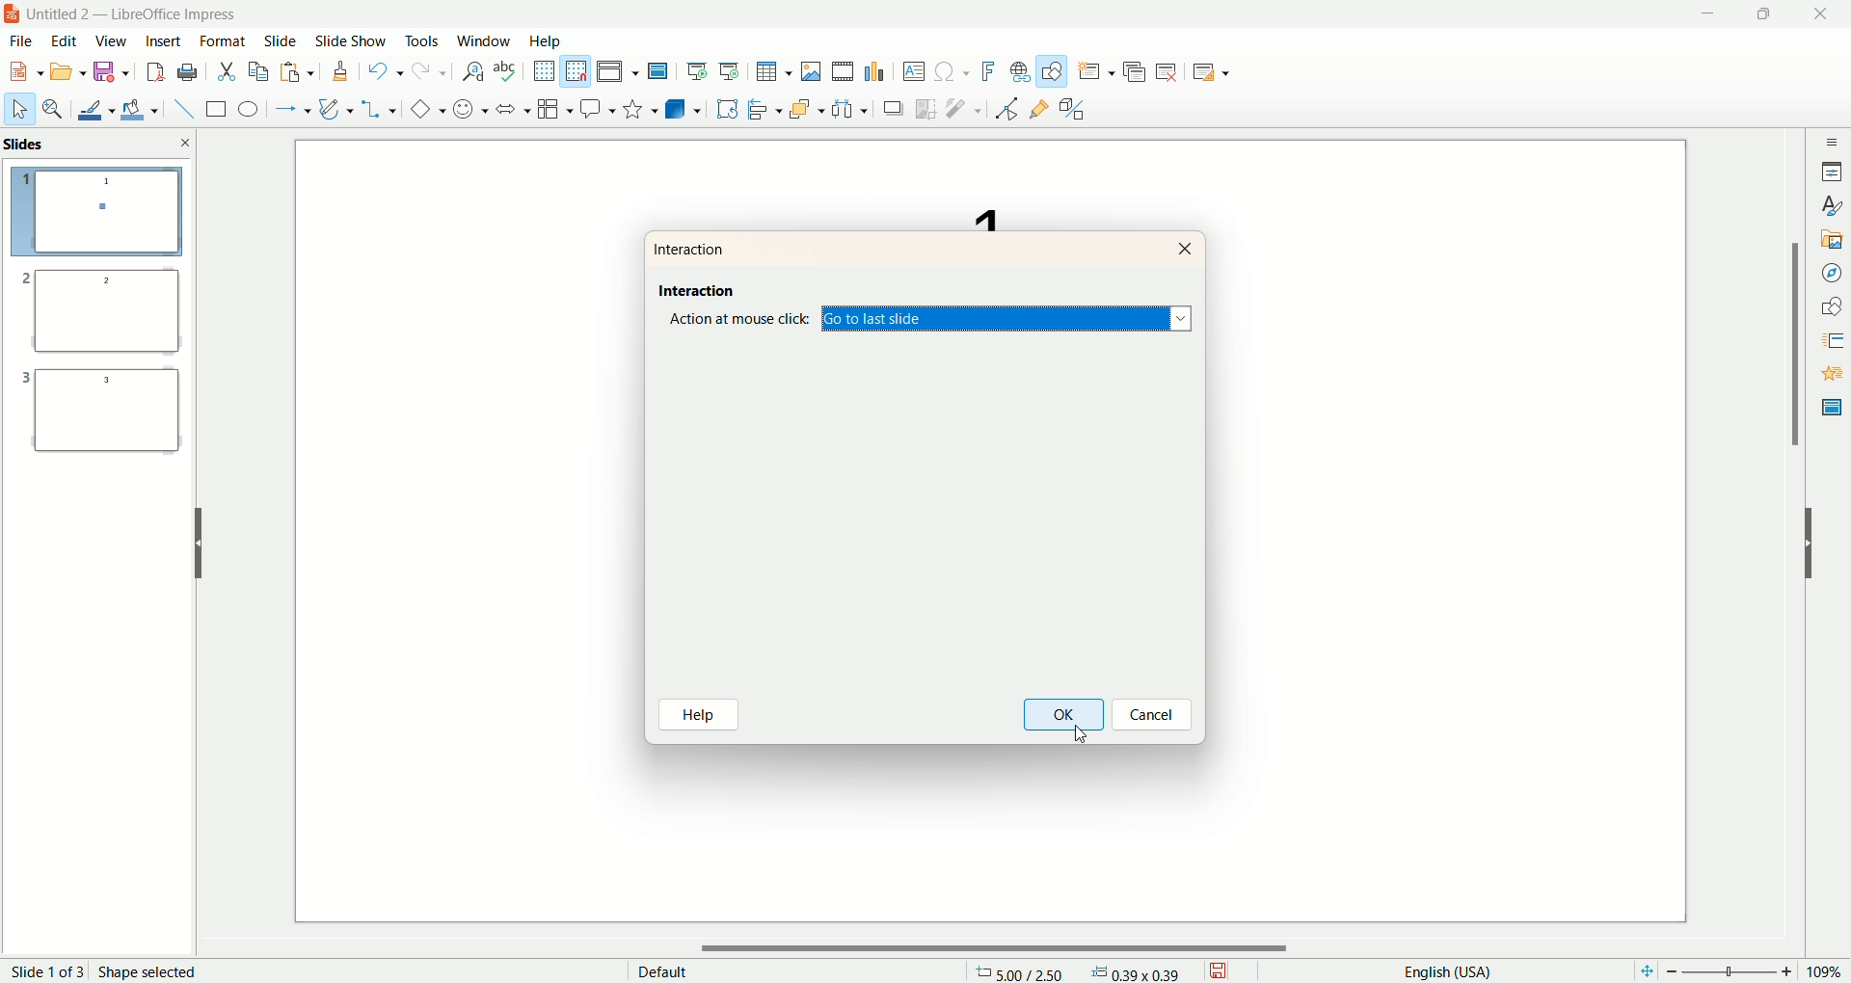 The image size is (1851, 983). Describe the element at coordinates (1832, 304) in the screenshot. I see `shapes` at that location.